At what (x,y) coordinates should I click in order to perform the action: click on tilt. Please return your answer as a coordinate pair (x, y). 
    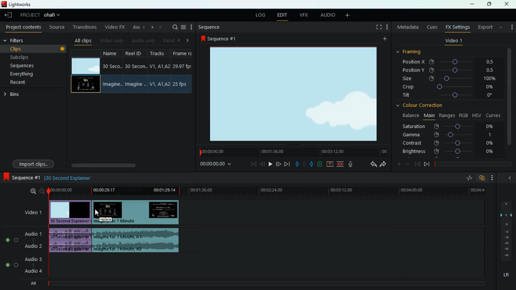
    Looking at the image, I should click on (449, 96).